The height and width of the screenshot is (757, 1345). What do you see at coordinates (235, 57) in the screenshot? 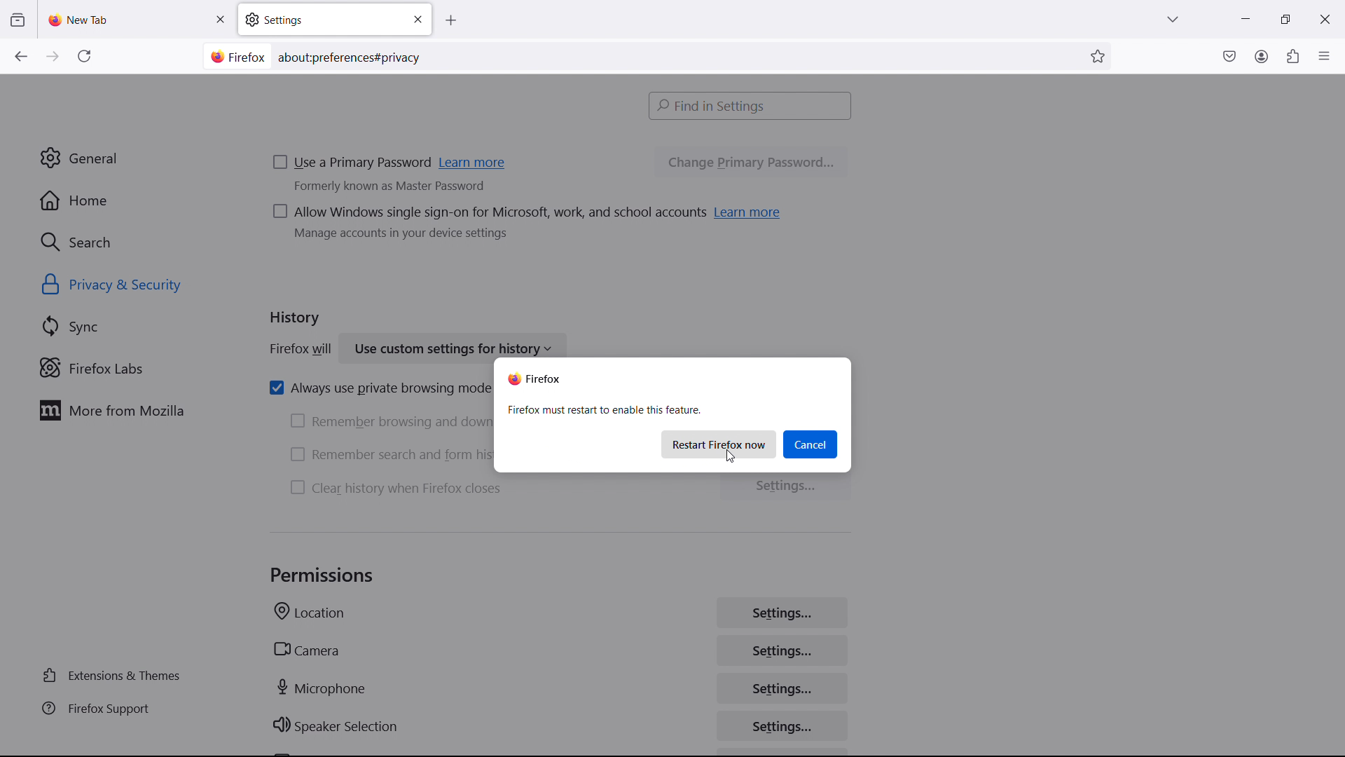
I see `site information` at bounding box center [235, 57].